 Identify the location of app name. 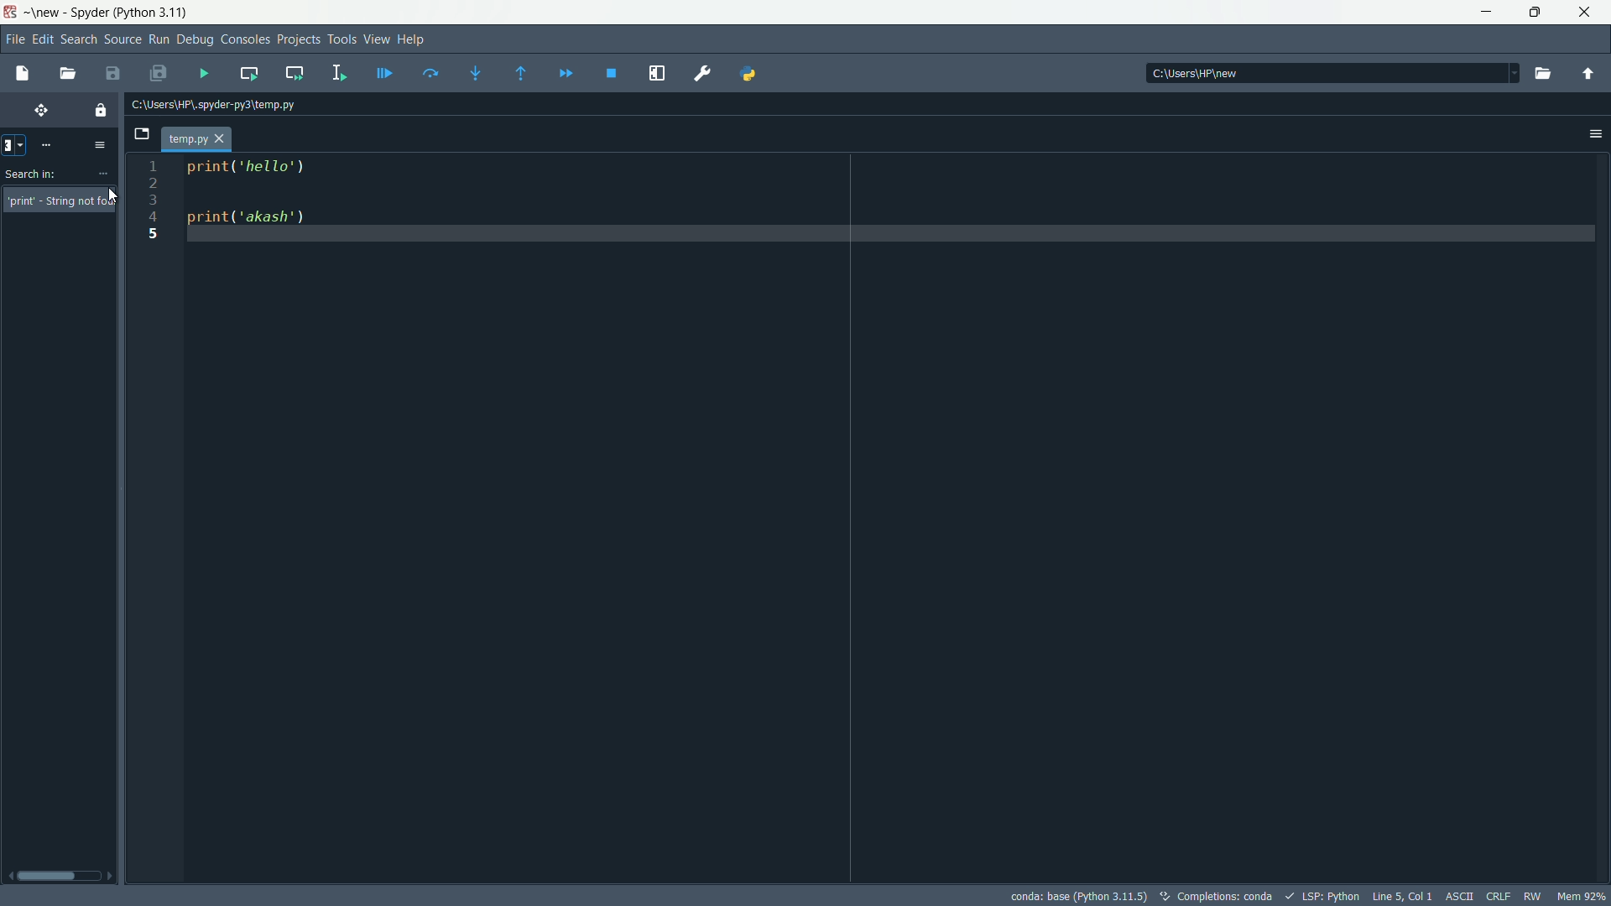
(89, 13).